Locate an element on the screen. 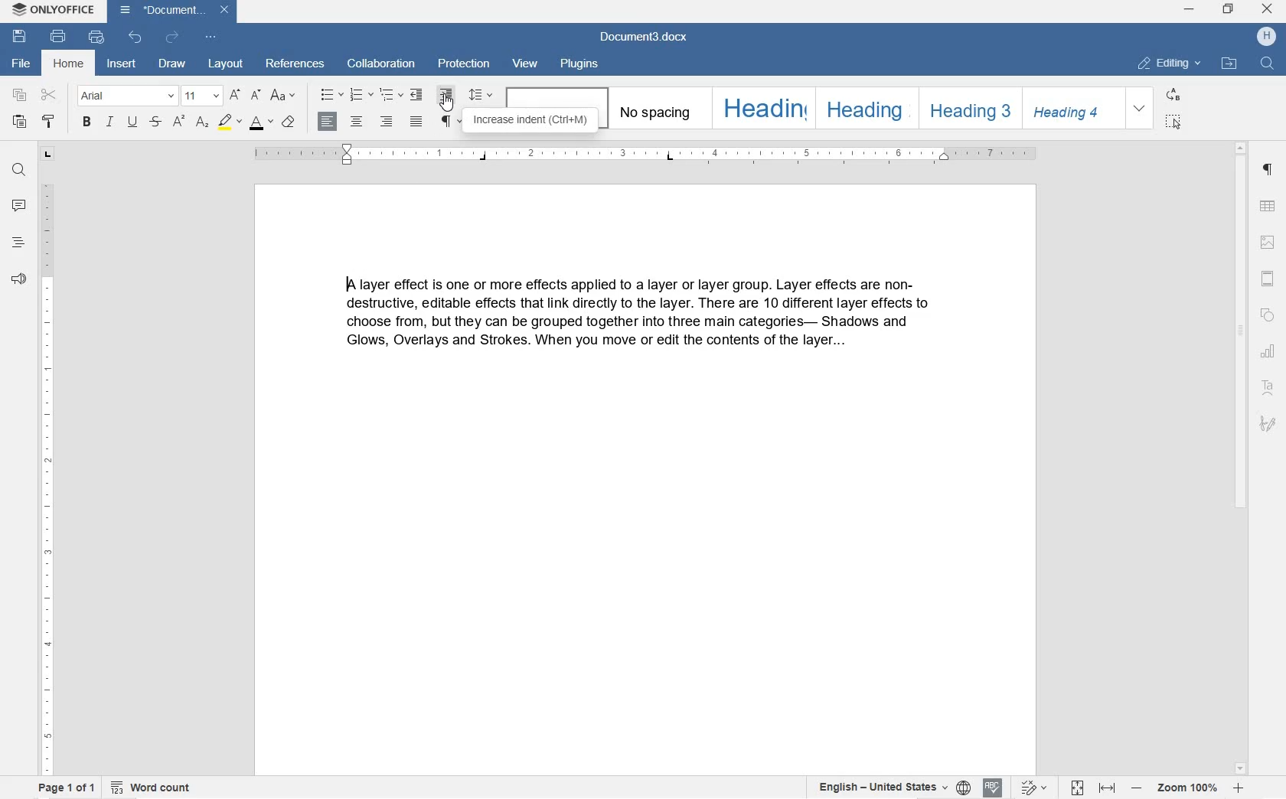 This screenshot has width=1286, height=799. CLEAR STYLE is located at coordinates (289, 122).